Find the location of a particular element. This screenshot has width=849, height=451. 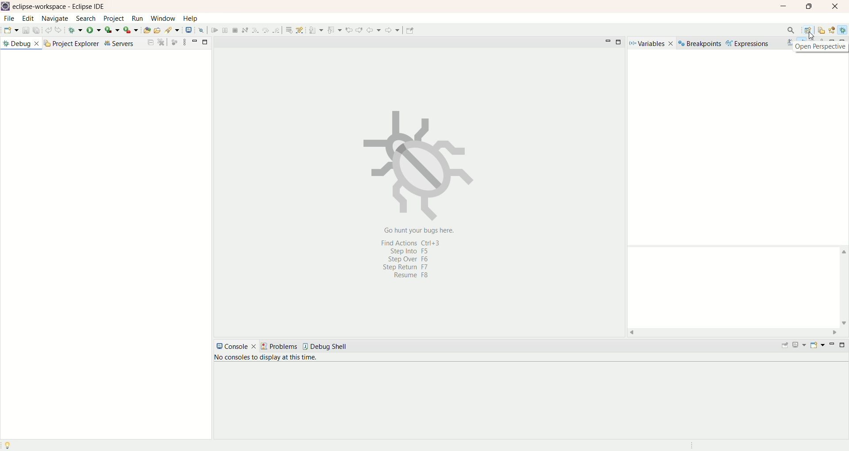

pin console is located at coordinates (787, 343).